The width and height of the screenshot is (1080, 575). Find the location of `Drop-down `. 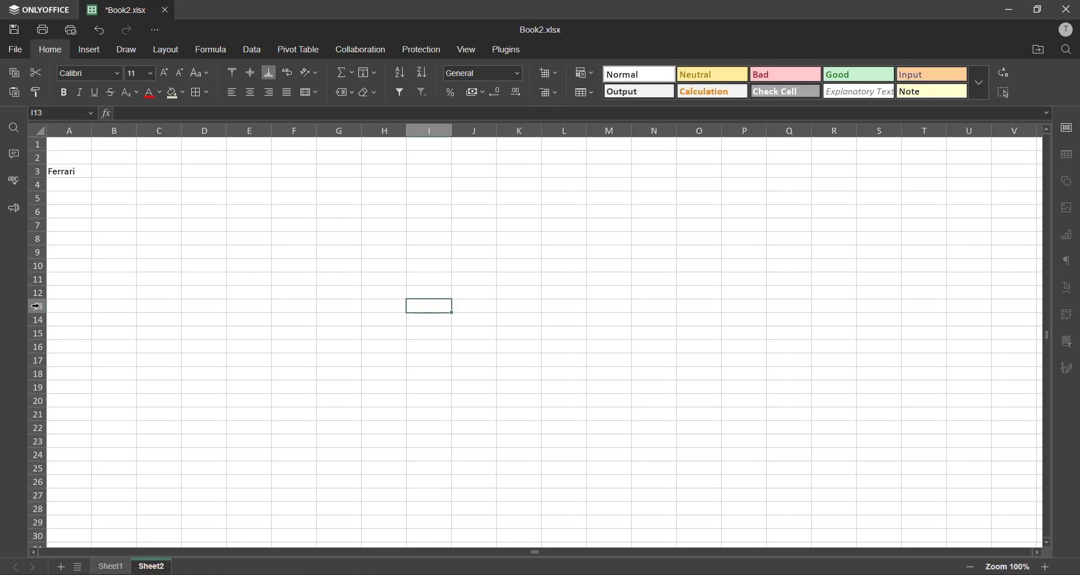

Drop-down  is located at coordinates (1048, 112).